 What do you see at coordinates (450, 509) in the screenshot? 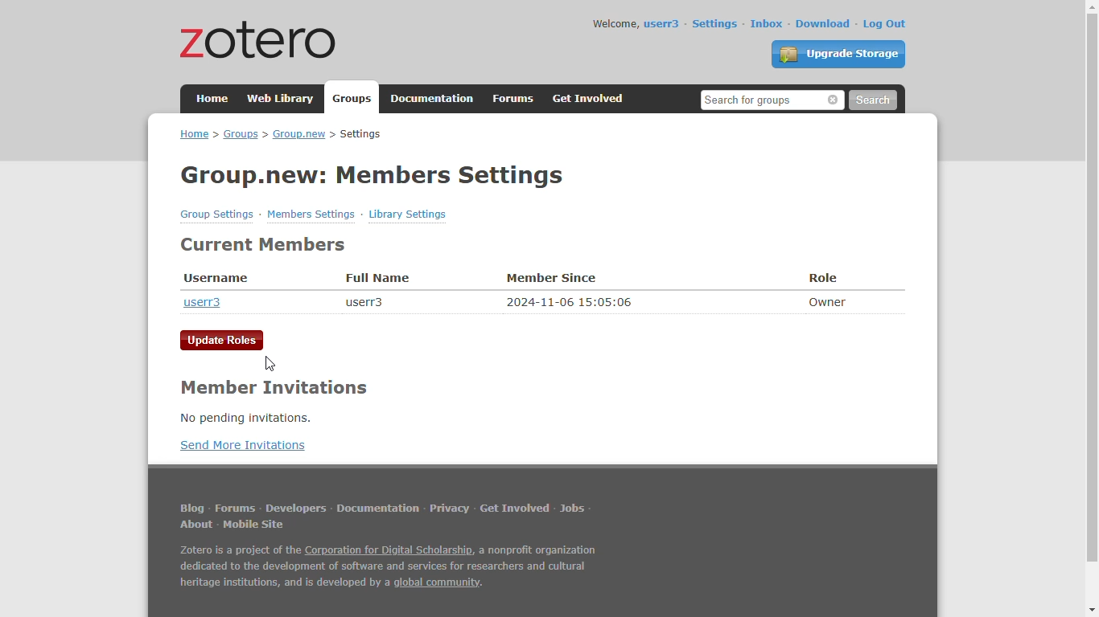
I see `privacy` at bounding box center [450, 509].